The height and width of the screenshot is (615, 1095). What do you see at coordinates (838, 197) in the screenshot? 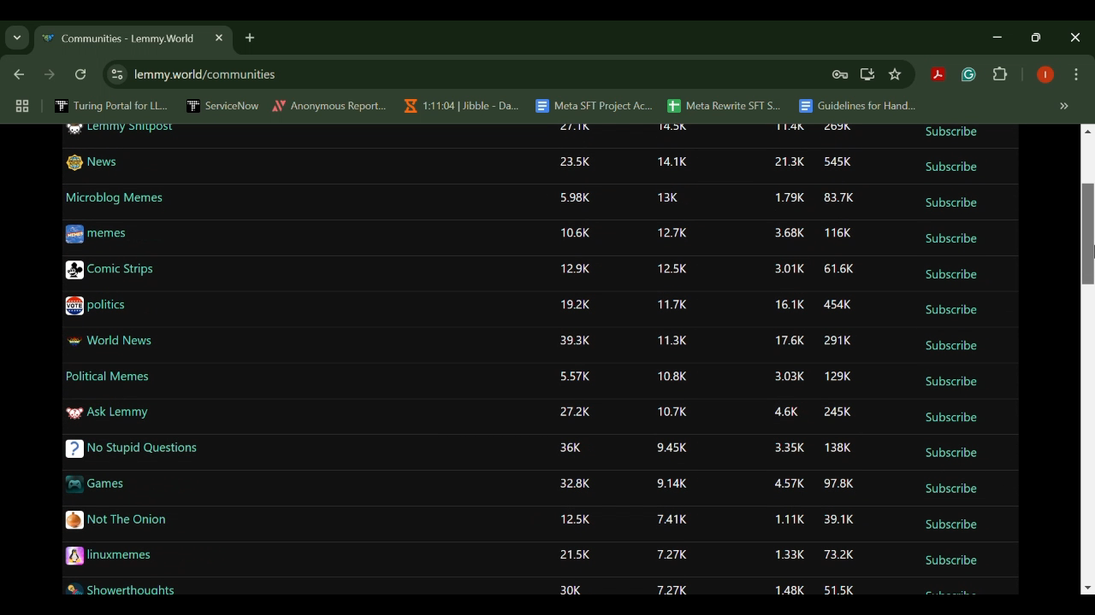
I see `83.7K` at bounding box center [838, 197].